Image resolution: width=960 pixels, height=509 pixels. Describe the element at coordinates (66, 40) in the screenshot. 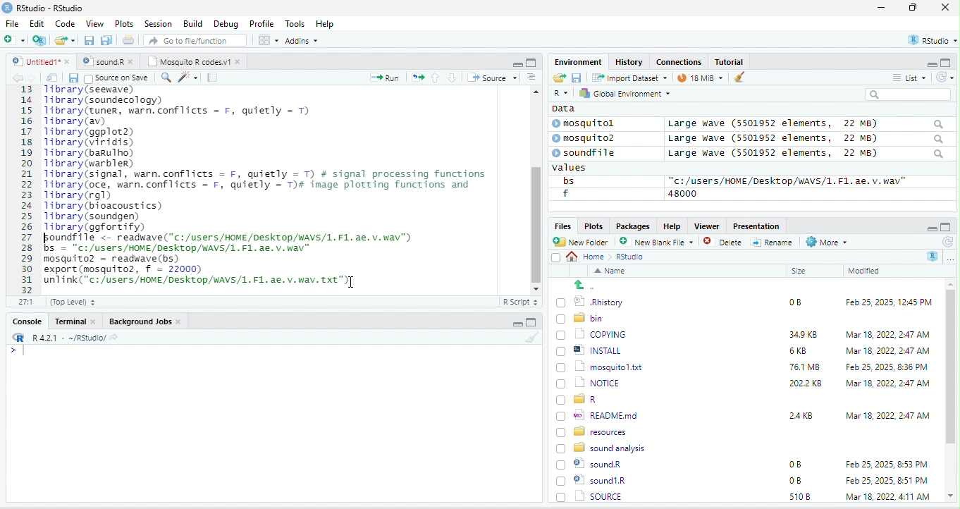

I see `folder` at that location.